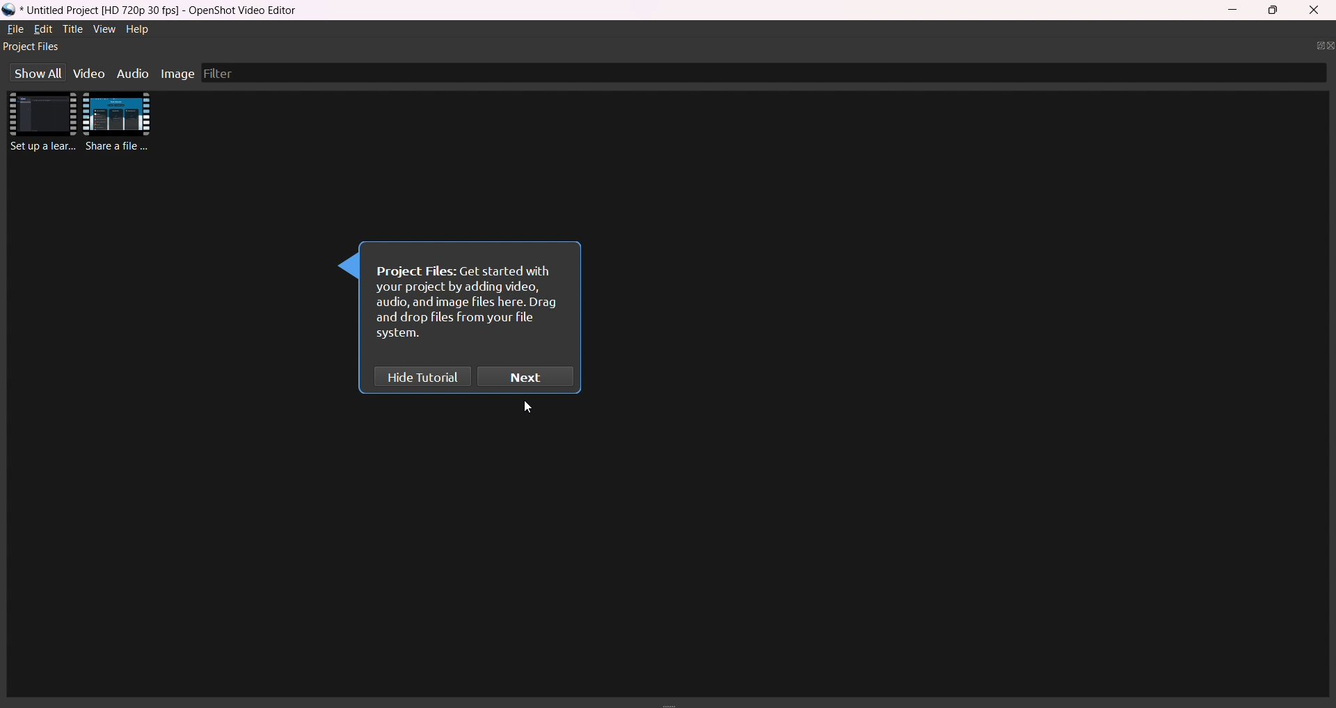 This screenshot has height=708, width=1336. Describe the element at coordinates (1314, 10) in the screenshot. I see `close` at that location.